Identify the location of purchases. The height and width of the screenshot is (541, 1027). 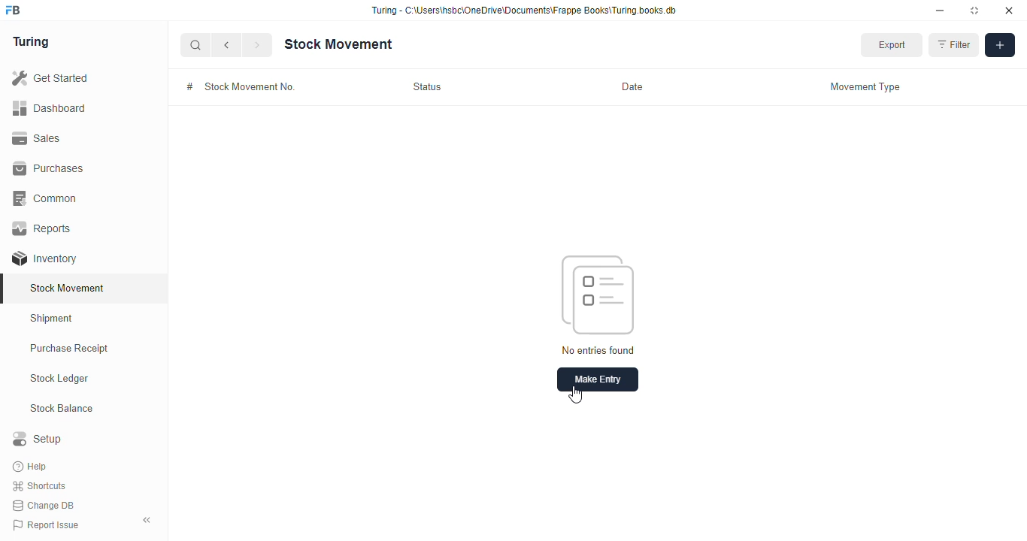
(48, 168).